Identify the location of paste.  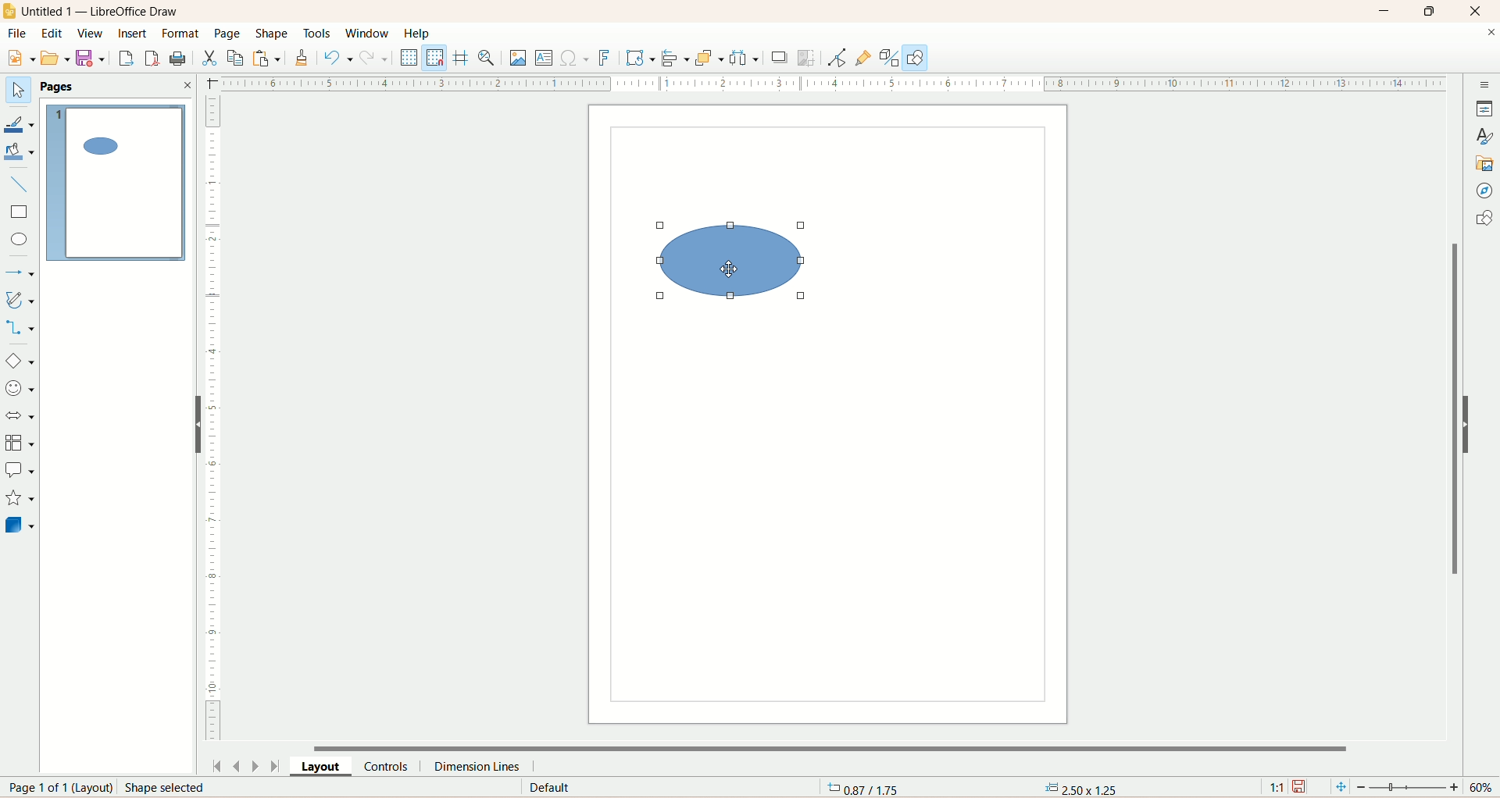
(266, 58).